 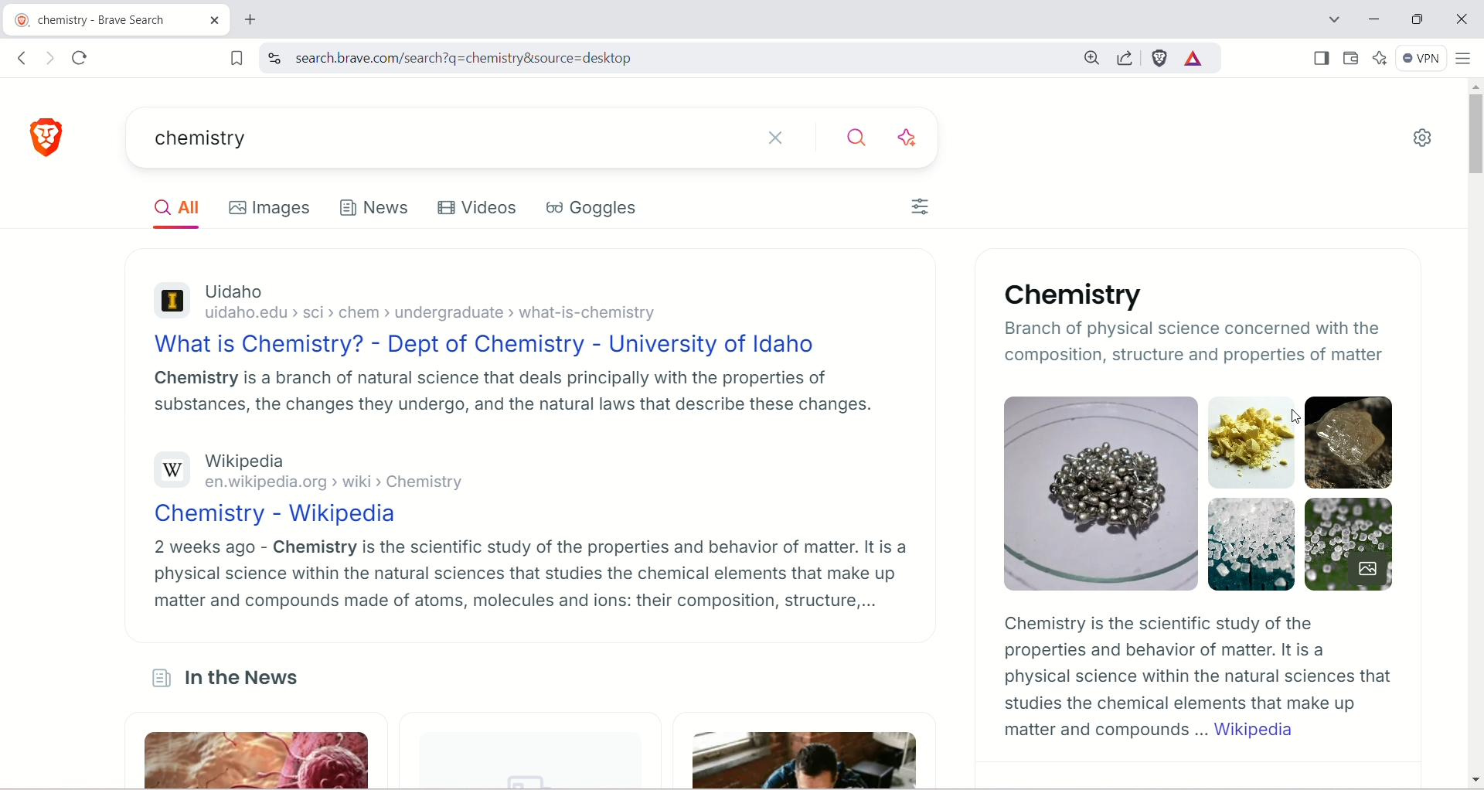 What do you see at coordinates (433, 137) in the screenshot?
I see `current search` at bounding box center [433, 137].